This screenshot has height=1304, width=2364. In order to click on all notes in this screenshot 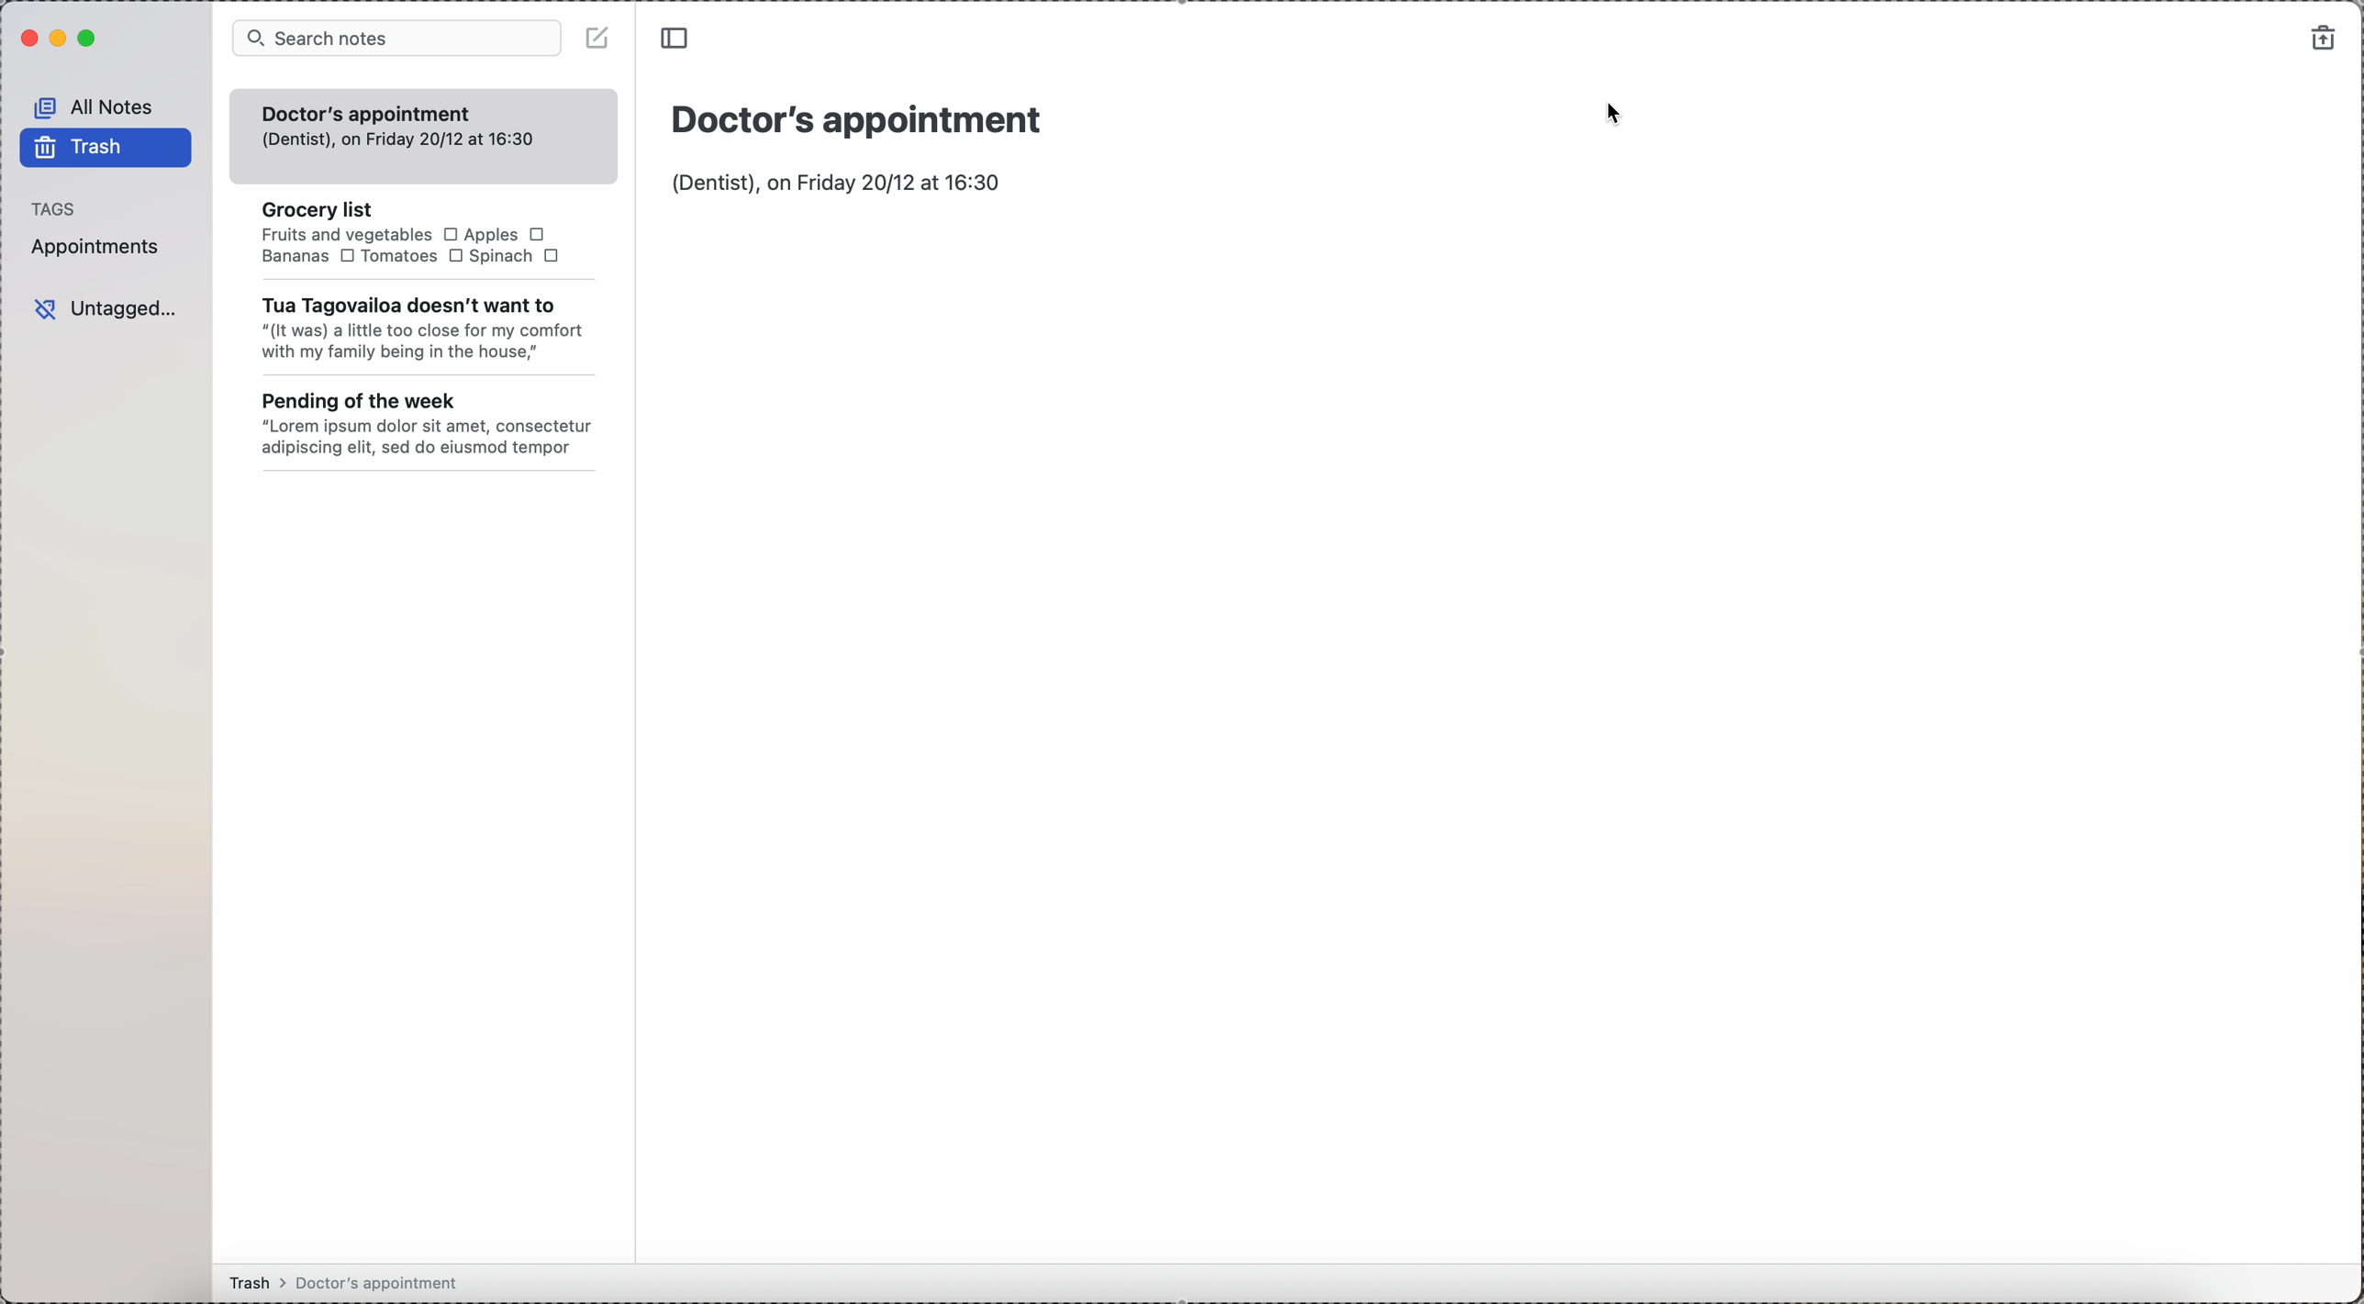, I will do `click(95, 104)`.